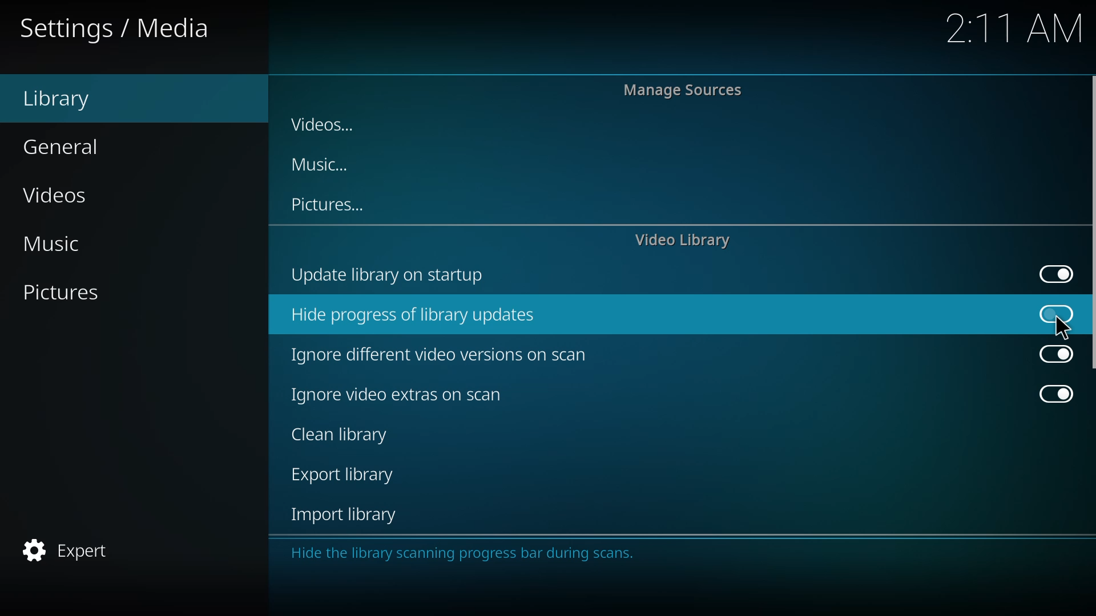  I want to click on enabled, so click(1051, 395).